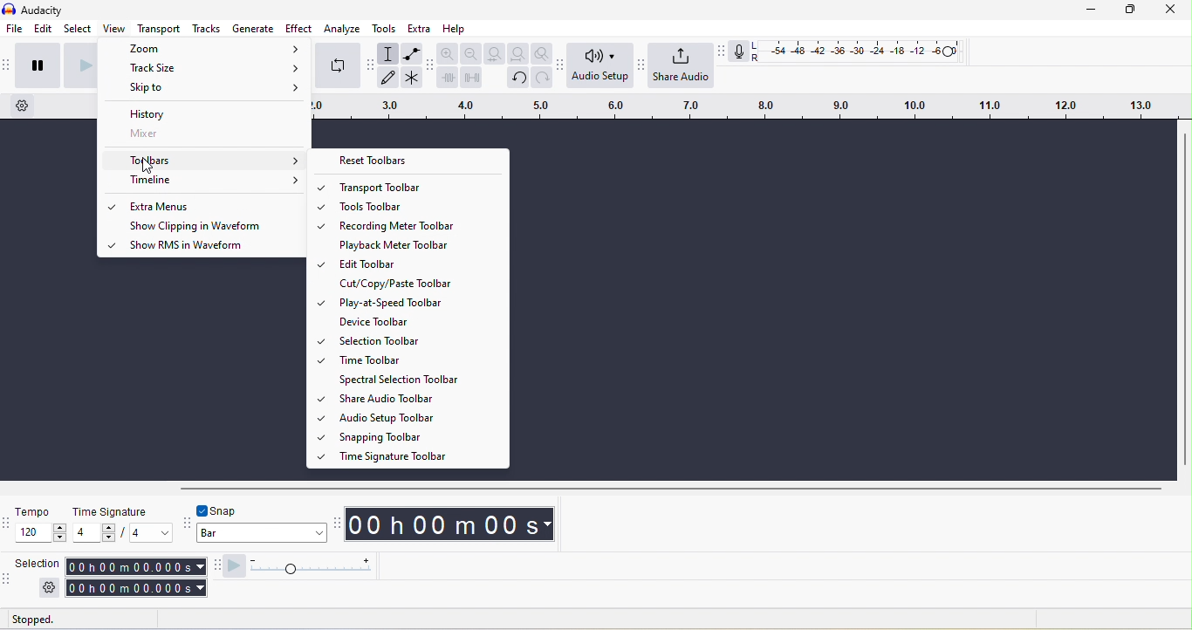 The height and width of the screenshot is (630, 1192). I want to click on Transport toolbar, so click(420, 187).